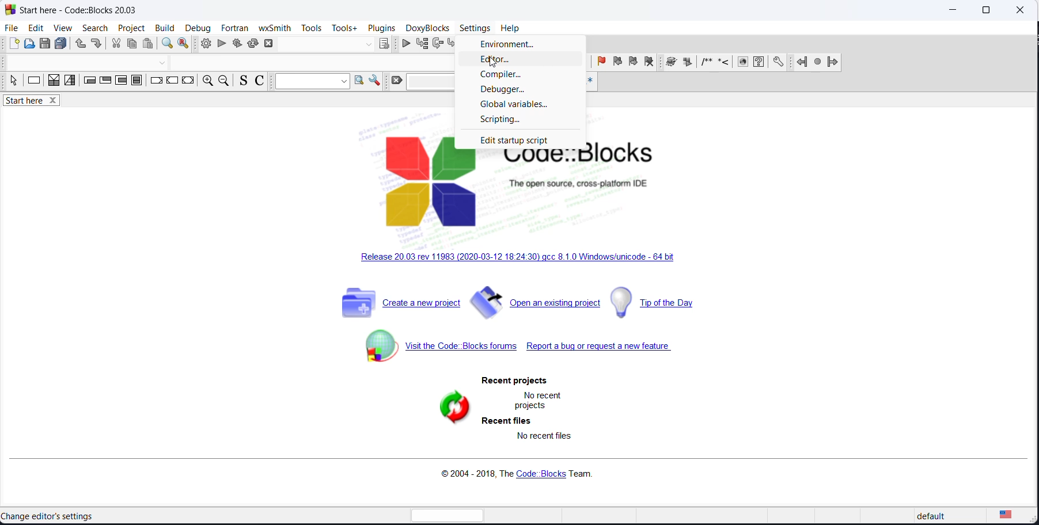 This screenshot has width=1039, height=525. Describe the element at coordinates (833, 63) in the screenshot. I see `jump forward` at that location.